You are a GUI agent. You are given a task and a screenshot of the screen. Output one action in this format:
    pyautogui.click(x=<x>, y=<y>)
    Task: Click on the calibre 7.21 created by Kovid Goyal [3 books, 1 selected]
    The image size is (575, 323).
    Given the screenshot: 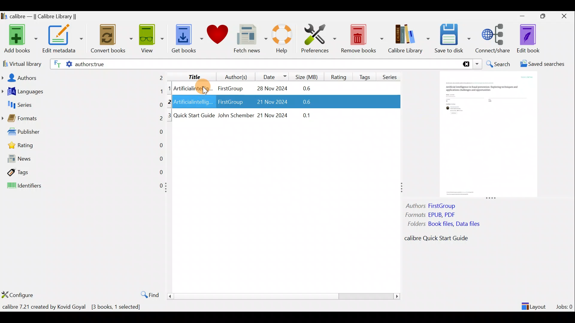 What is the action you would take?
    pyautogui.click(x=72, y=308)
    